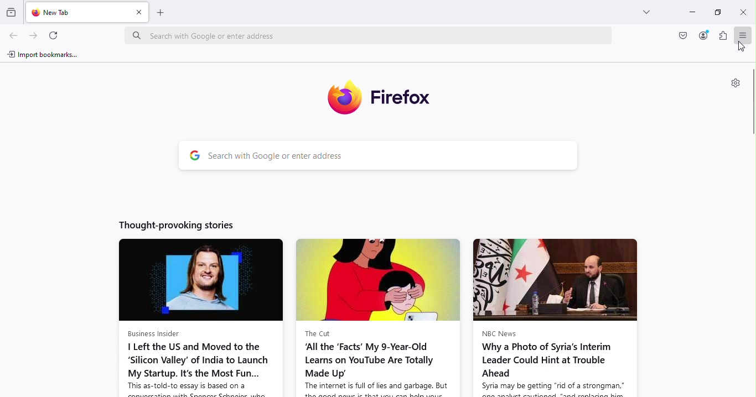  What do you see at coordinates (733, 83) in the screenshot?
I see `Personalize new tab` at bounding box center [733, 83].